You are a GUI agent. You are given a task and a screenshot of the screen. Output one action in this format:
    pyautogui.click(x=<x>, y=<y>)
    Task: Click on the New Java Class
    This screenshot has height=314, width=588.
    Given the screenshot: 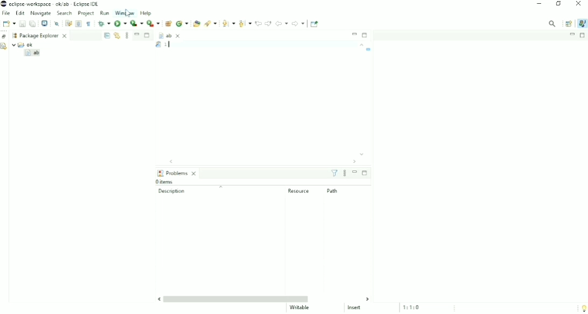 What is the action you would take?
    pyautogui.click(x=182, y=23)
    